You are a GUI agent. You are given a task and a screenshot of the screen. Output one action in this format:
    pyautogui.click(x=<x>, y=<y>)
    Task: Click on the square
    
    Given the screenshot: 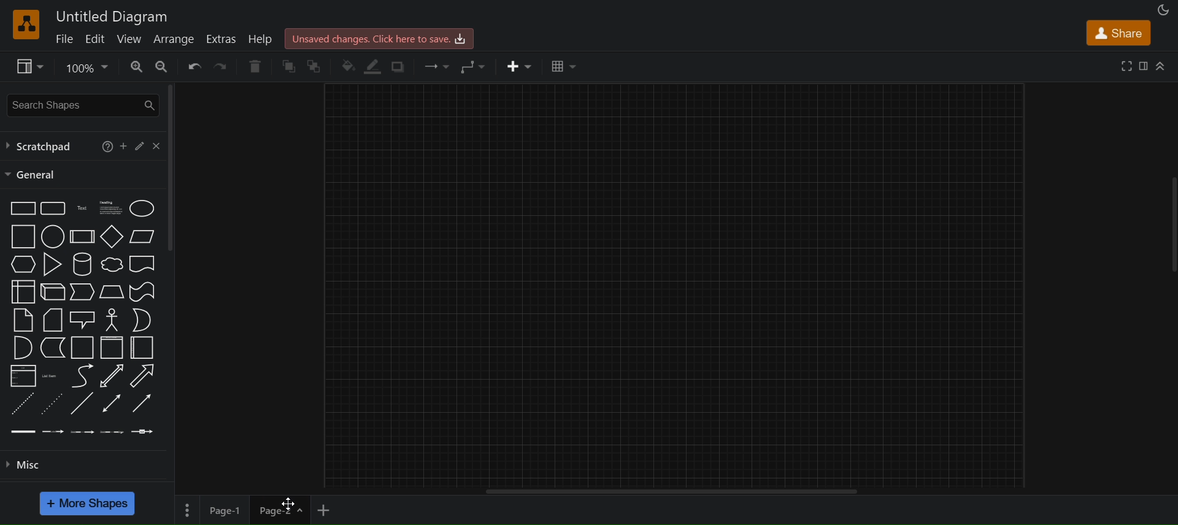 What is the action you would take?
    pyautogui.click(x=21, y=237)
    